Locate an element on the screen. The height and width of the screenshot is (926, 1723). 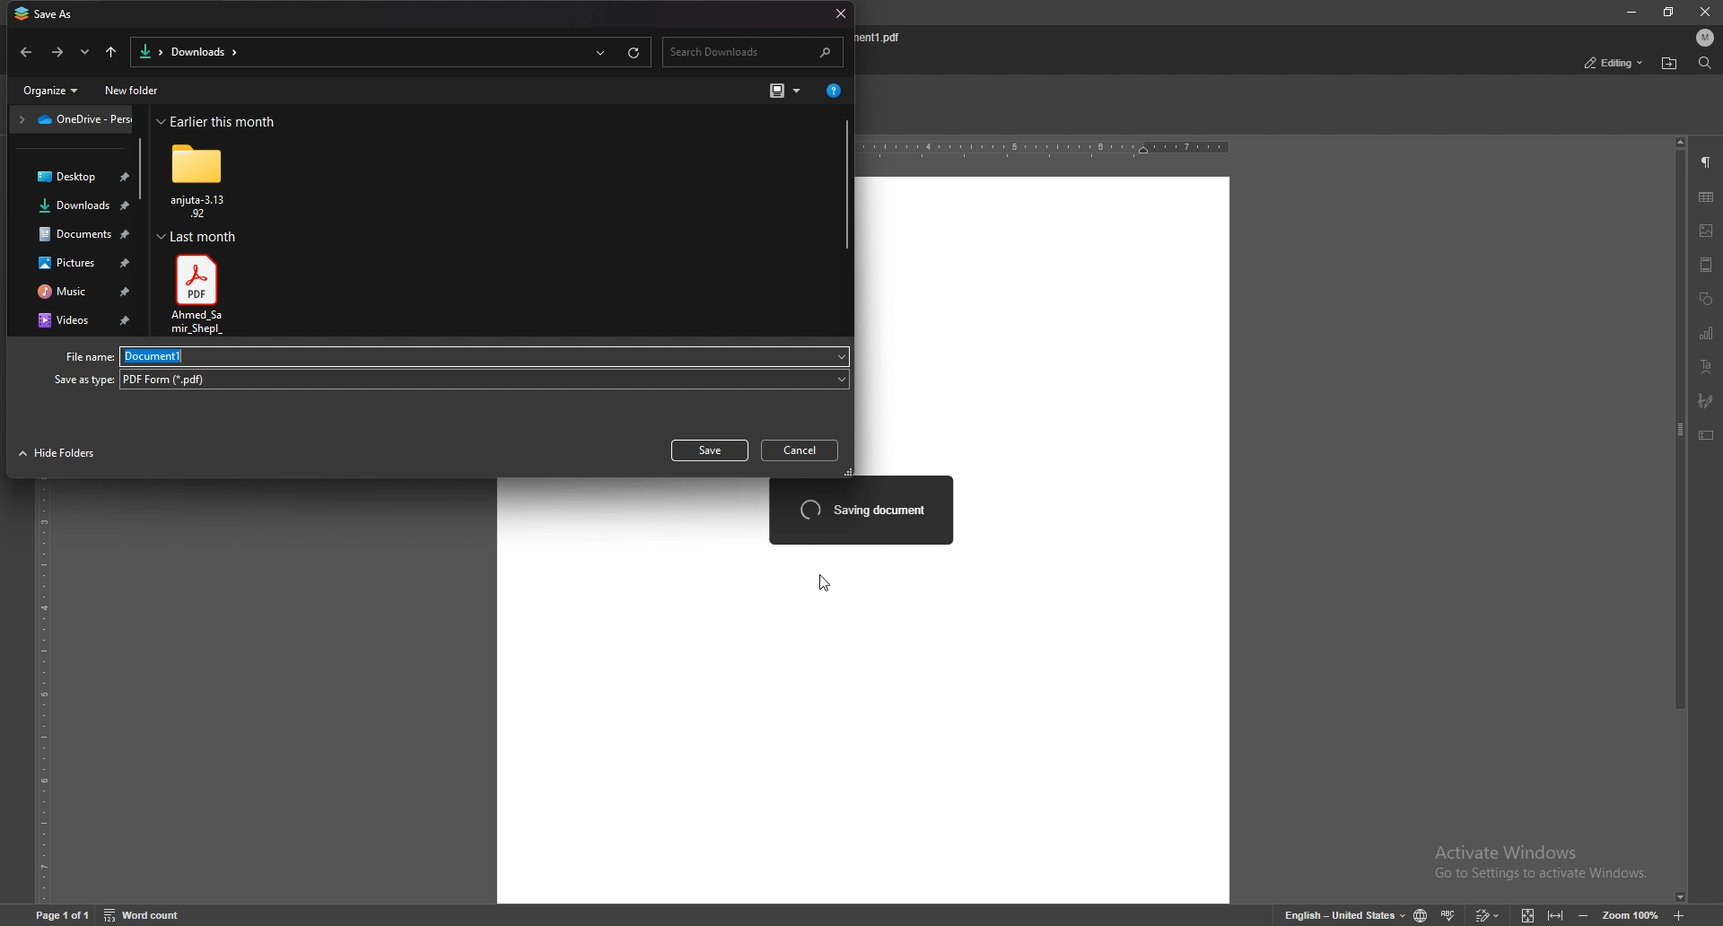
zoom is located at coordinates (1631, 914).